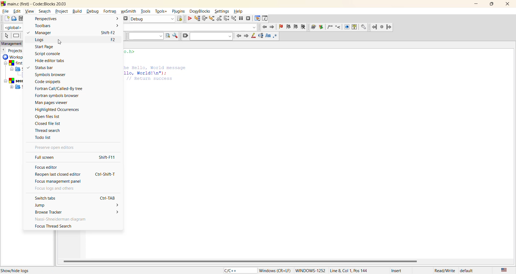 This screenshot has height=274, width=516. Describe the element at coordinates (261, 35) in the screenshot. I see `selected text` at that location.